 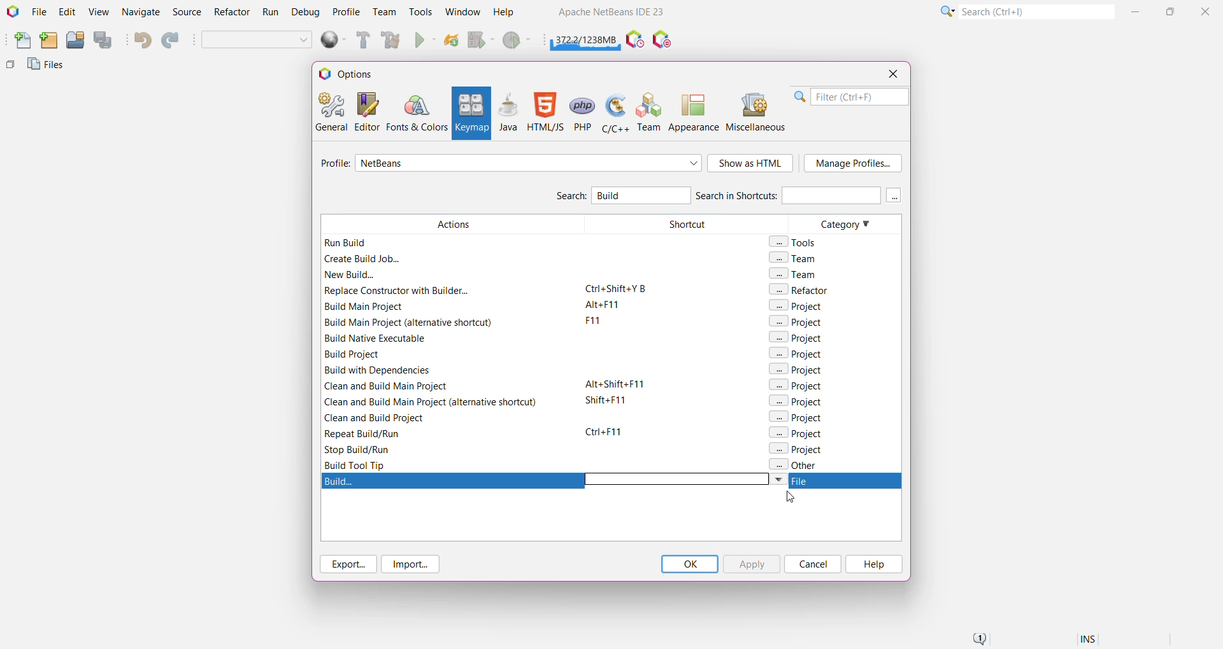 What do you see at coordinates (347, 11) in the screenshot?
I see `Profile` at bounding box center [347, 11].